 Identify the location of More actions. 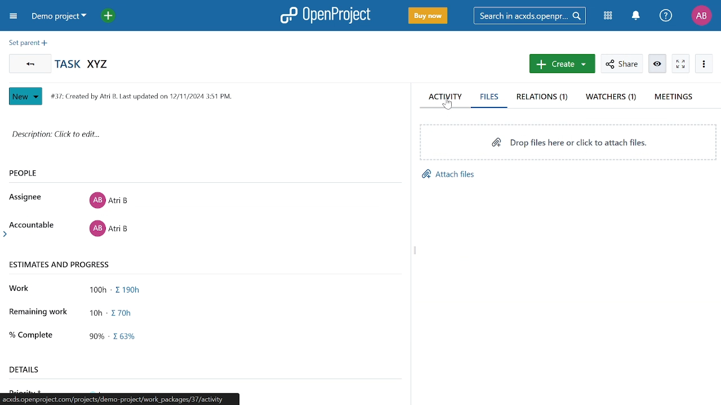
(704, 64).